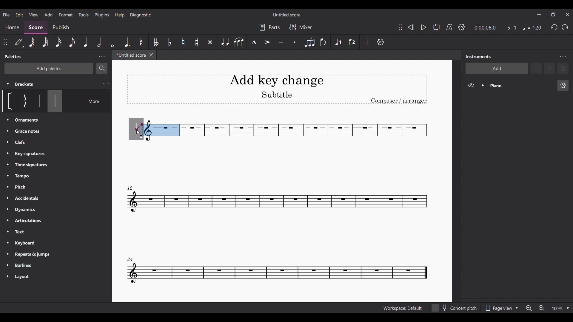 This screenshot has height=322, width=573. What do you see at coordinates (558, 309) in the screenshot?
I see `Zoom factor` at bounding box center [558, 309].